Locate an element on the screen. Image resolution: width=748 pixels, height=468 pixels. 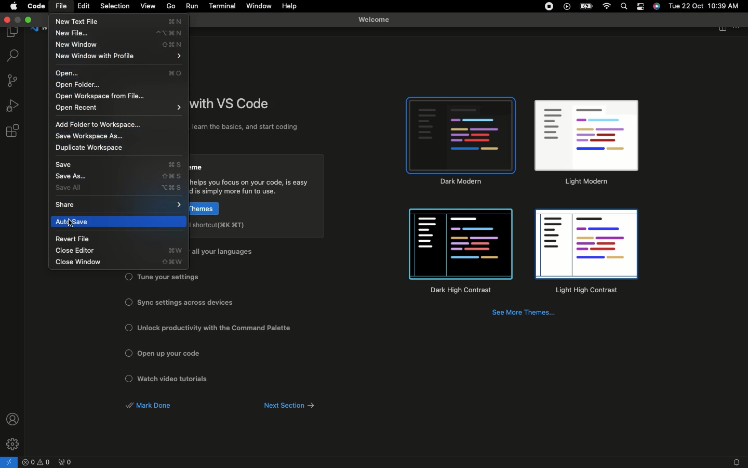
Search is located at coordinates (12, 56).